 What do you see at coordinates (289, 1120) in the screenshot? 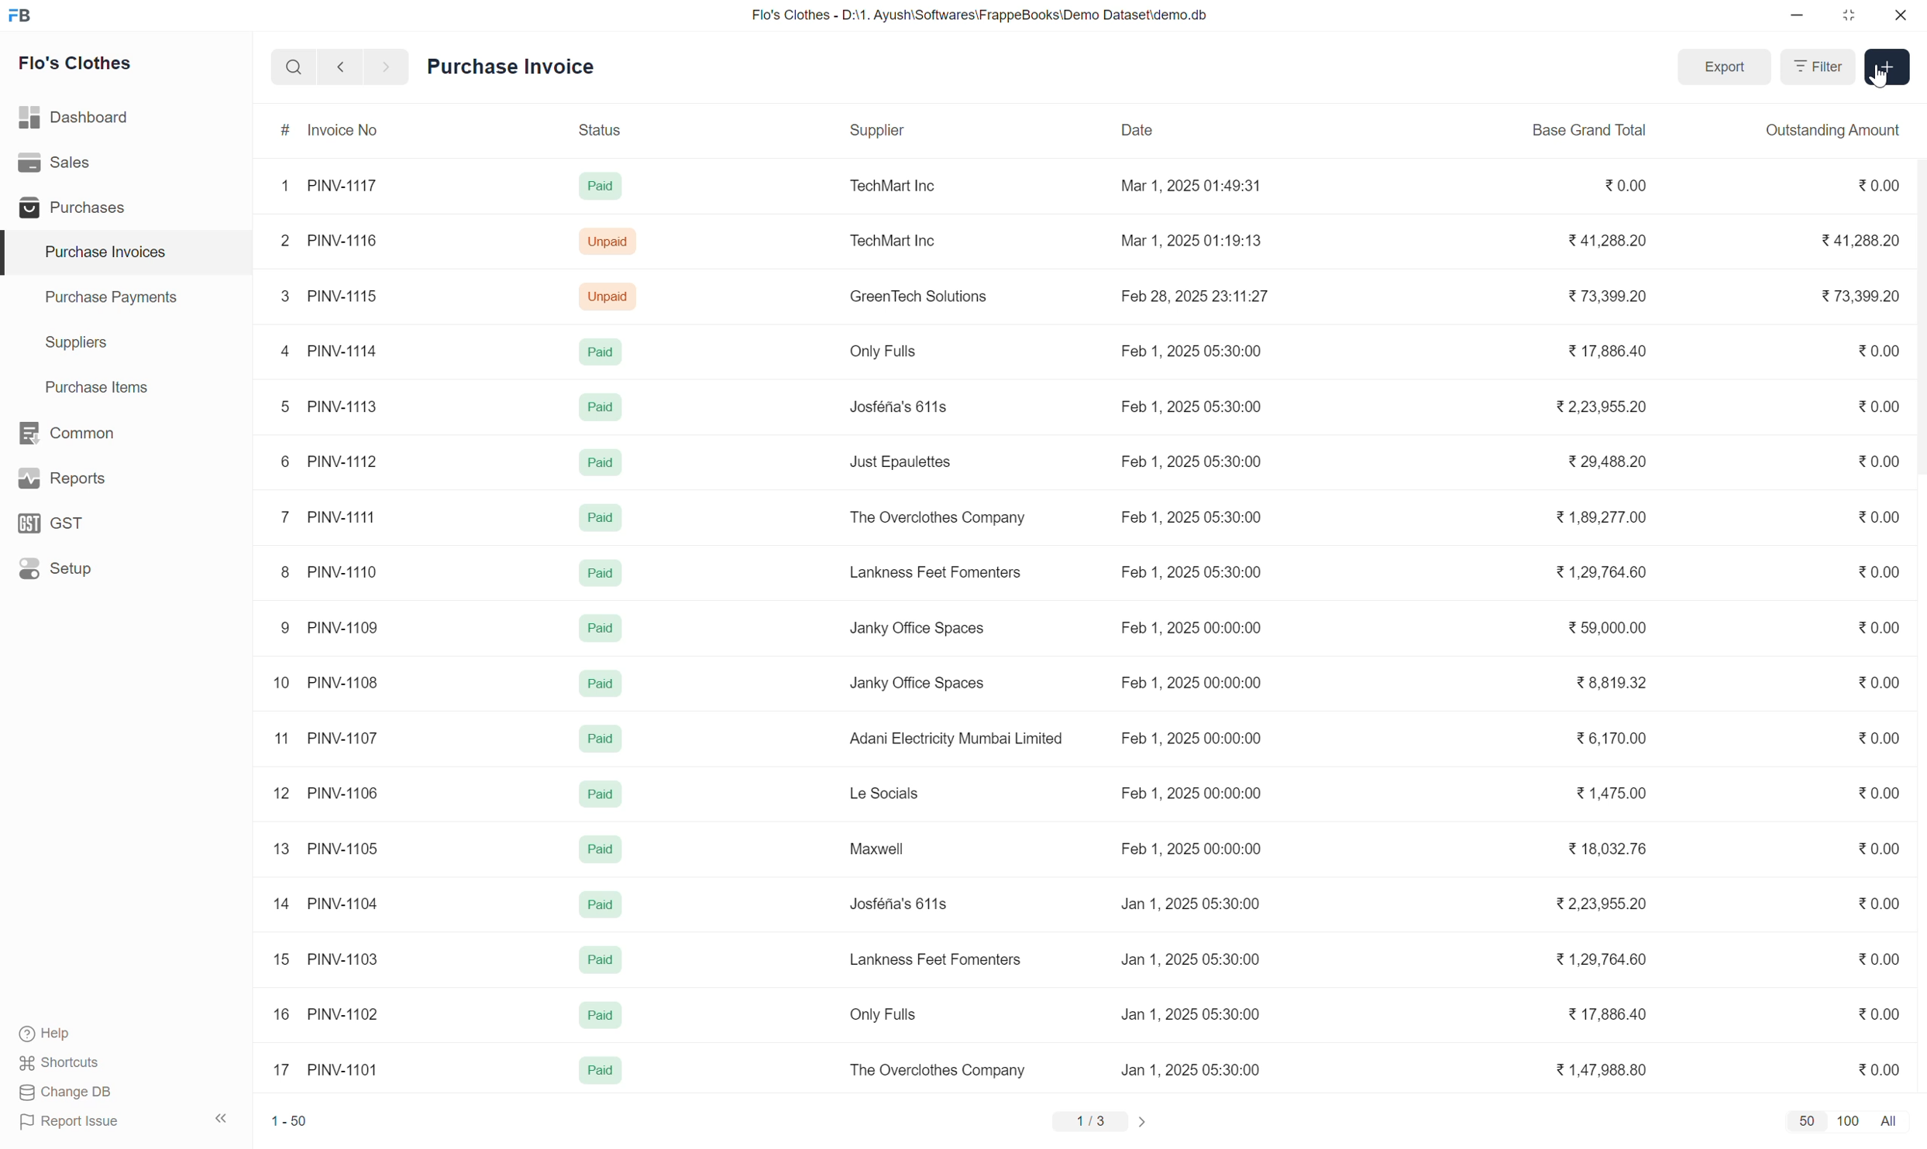
I see `1-50` at bounding box center [289, 1120].